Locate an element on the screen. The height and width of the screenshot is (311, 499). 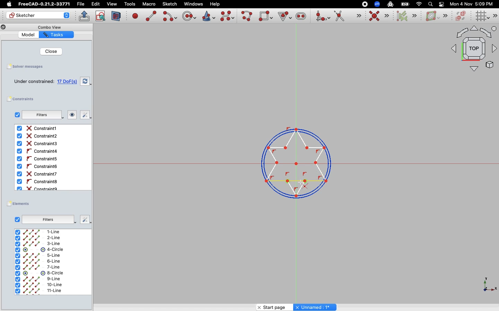
Swap is located at coordinates (86, 80).